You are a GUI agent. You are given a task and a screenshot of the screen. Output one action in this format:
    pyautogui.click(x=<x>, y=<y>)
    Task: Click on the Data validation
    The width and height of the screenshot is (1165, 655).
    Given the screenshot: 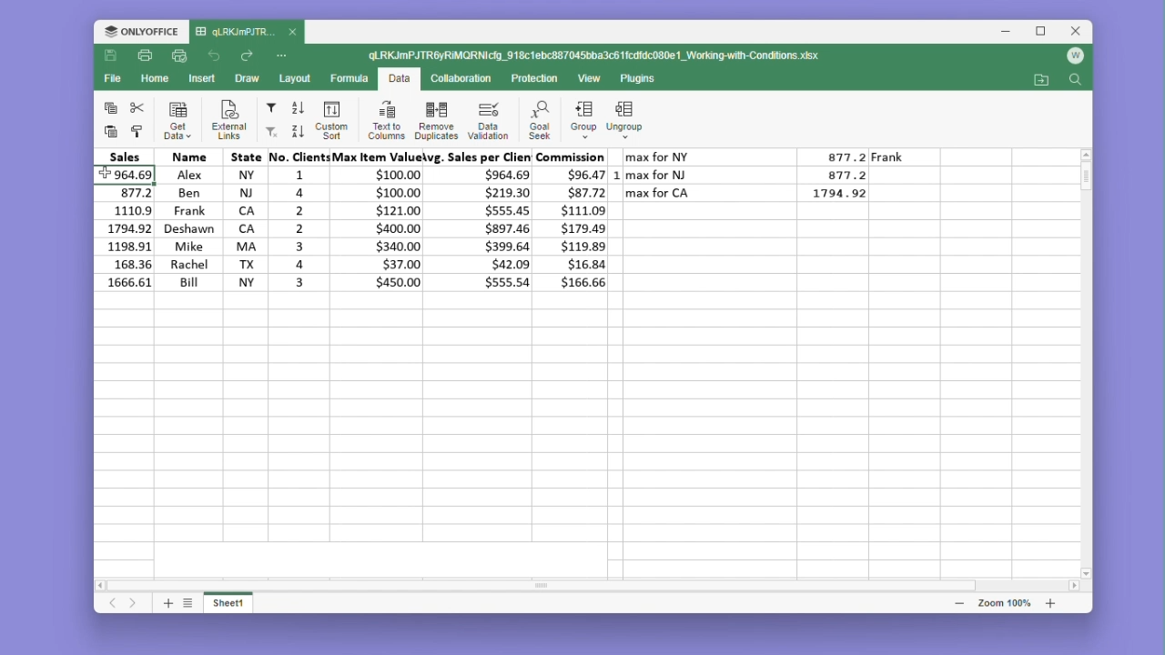 What is the action you would take?
    pyautogui.click(x=488, y=120)
    